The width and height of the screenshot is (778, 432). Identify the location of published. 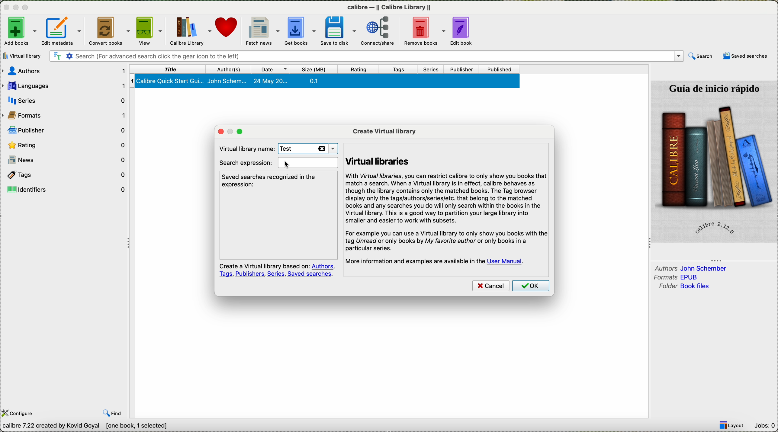
(500, 69).